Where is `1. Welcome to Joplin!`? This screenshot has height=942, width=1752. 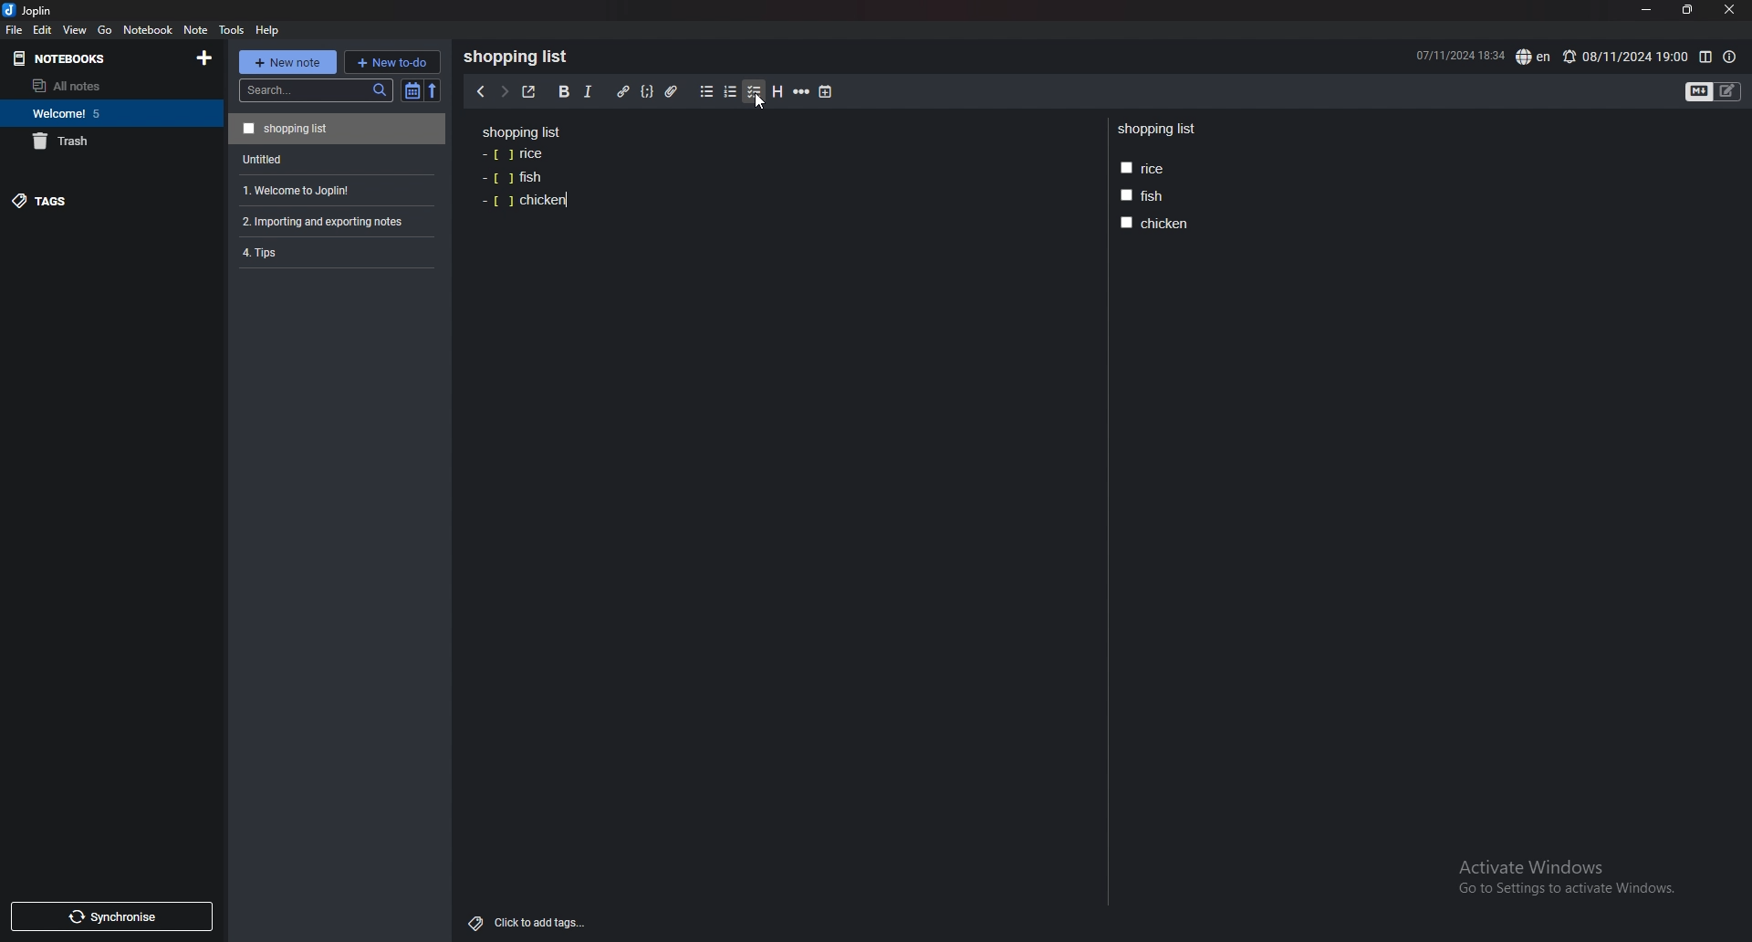
1. Welcome to Joplin! is located at coordinates (333, 188).